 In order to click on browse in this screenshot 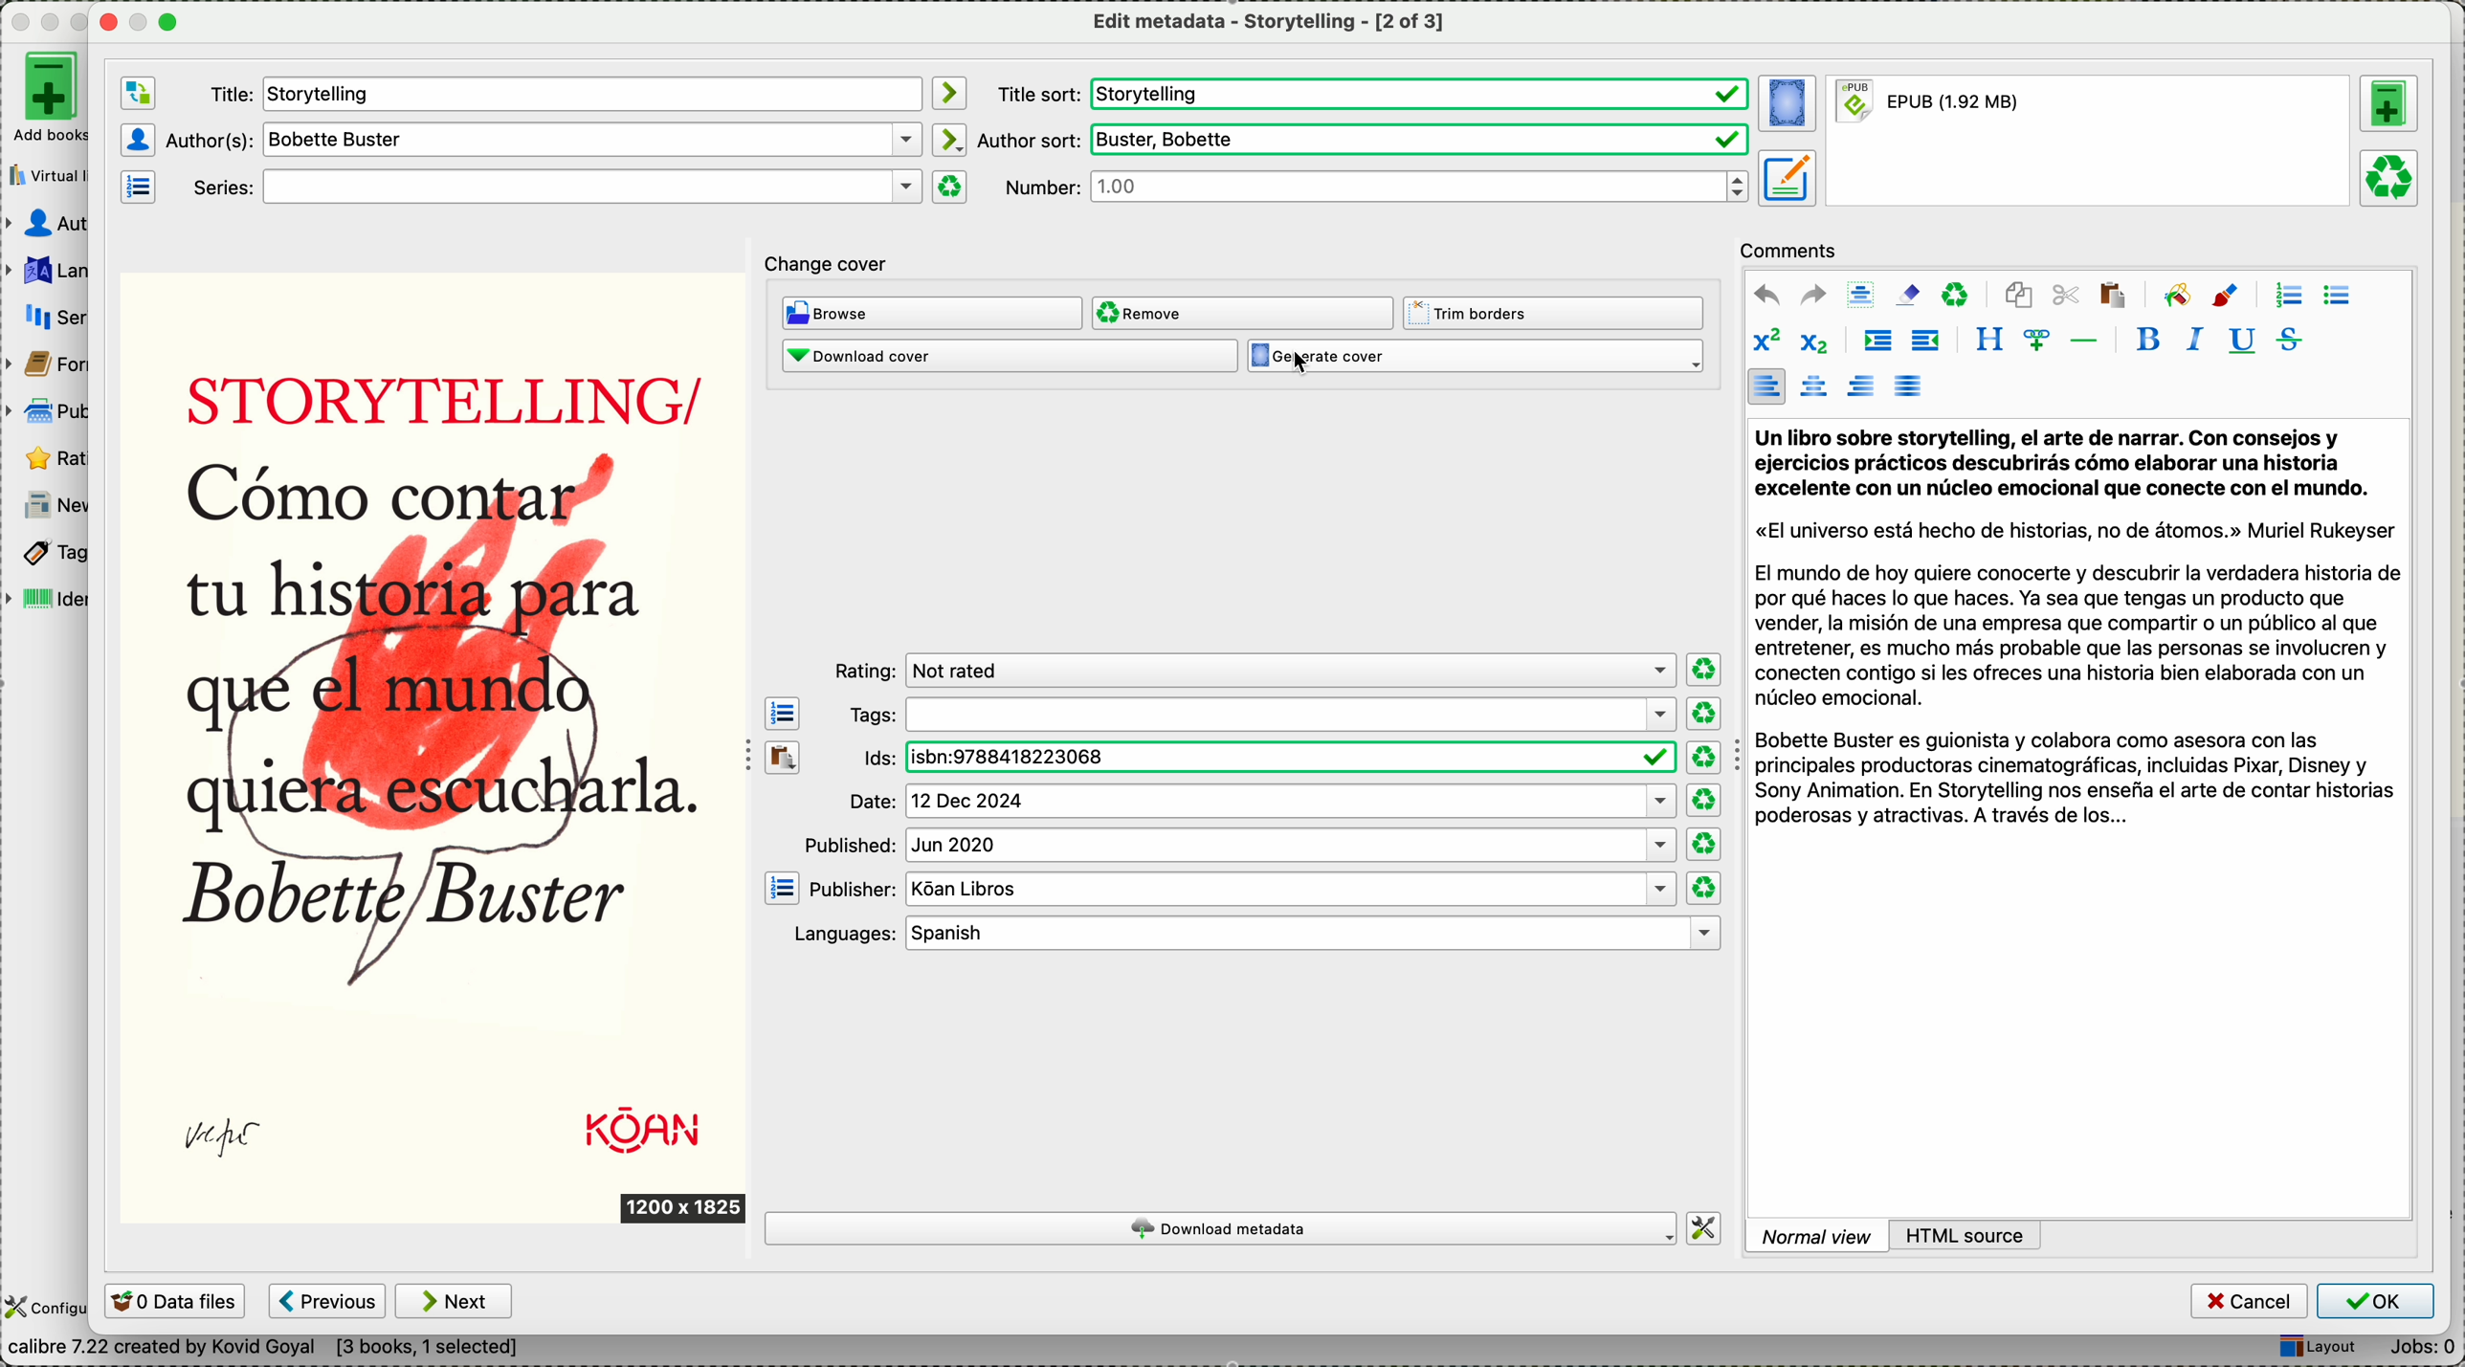, I will do `click(933, 315)`.